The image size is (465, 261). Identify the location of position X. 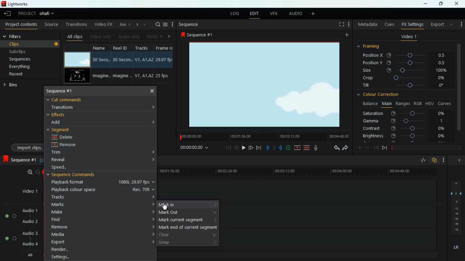
(403, 55).